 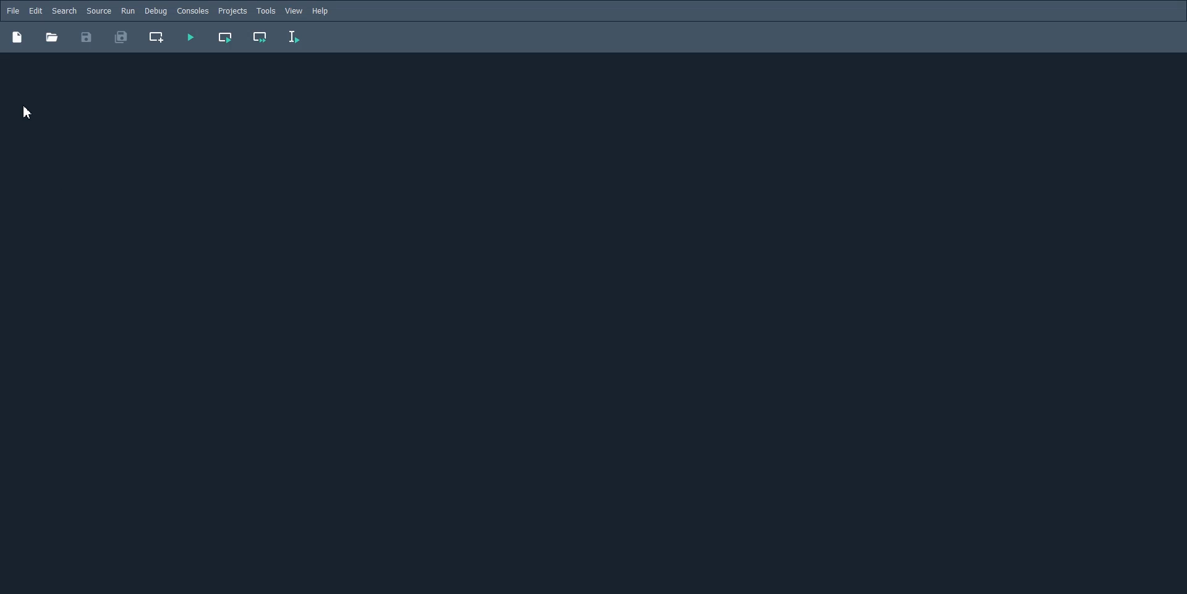 I want to click on Run File, so click(x=190, y=37).